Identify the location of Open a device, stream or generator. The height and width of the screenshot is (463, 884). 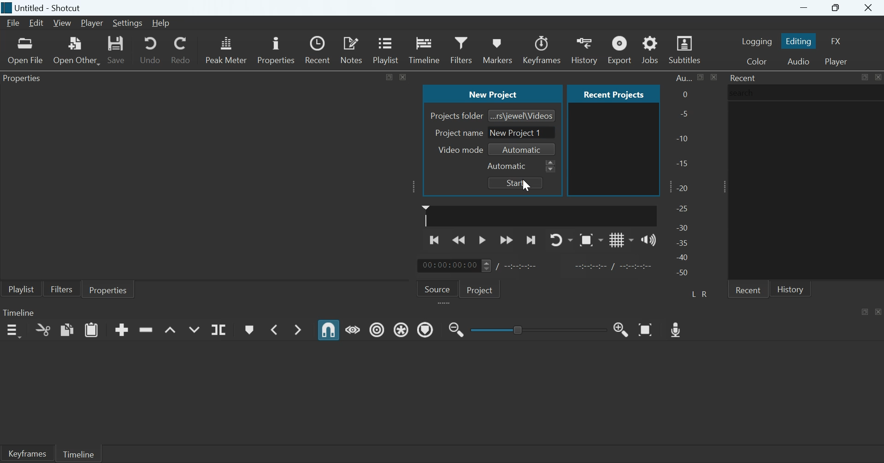
(77, 50).